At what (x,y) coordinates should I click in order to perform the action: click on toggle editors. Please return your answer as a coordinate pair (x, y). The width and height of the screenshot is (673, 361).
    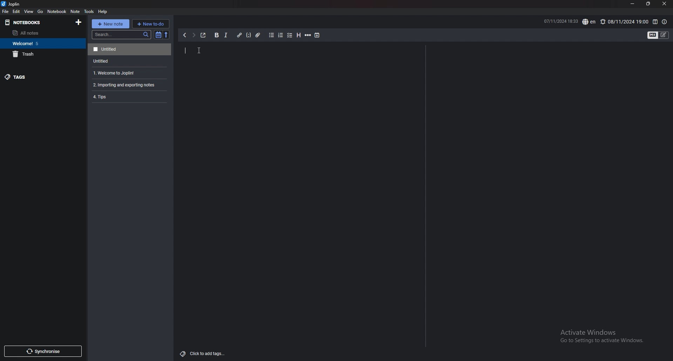
    Looking at the image, I should click on (658, 35).